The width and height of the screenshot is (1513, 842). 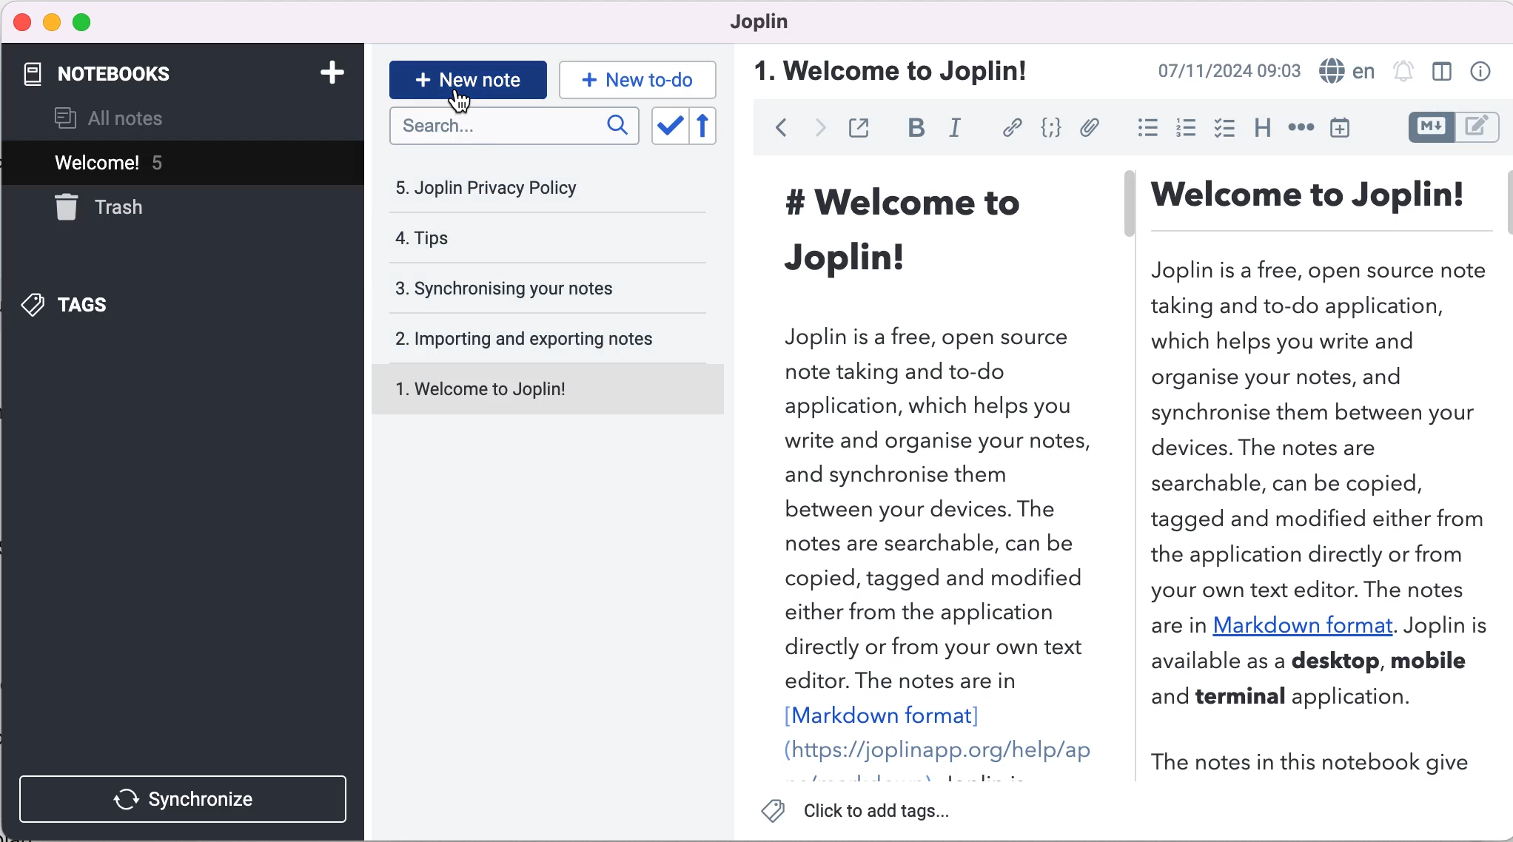 What do you see at coordinates (862, 127) in the screenshot?
I see `toggle external editing` at bounding box center [862, 127].